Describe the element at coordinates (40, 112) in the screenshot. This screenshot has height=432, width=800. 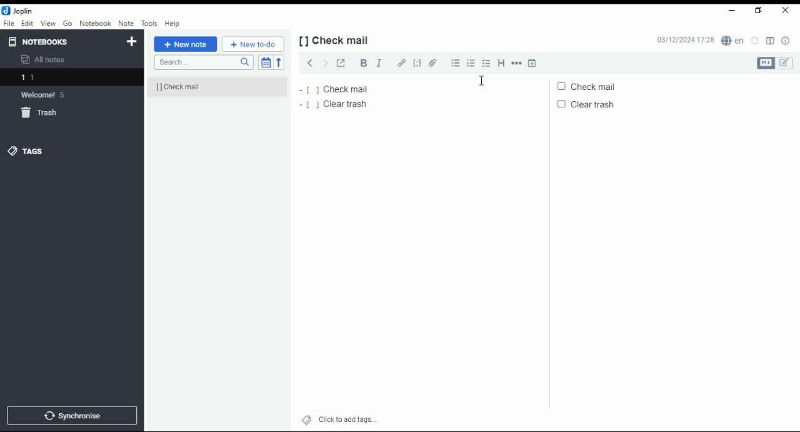
I see `trash` at that location.